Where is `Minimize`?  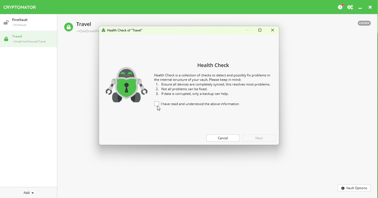
Minimize is located at coordinates (361, 8).